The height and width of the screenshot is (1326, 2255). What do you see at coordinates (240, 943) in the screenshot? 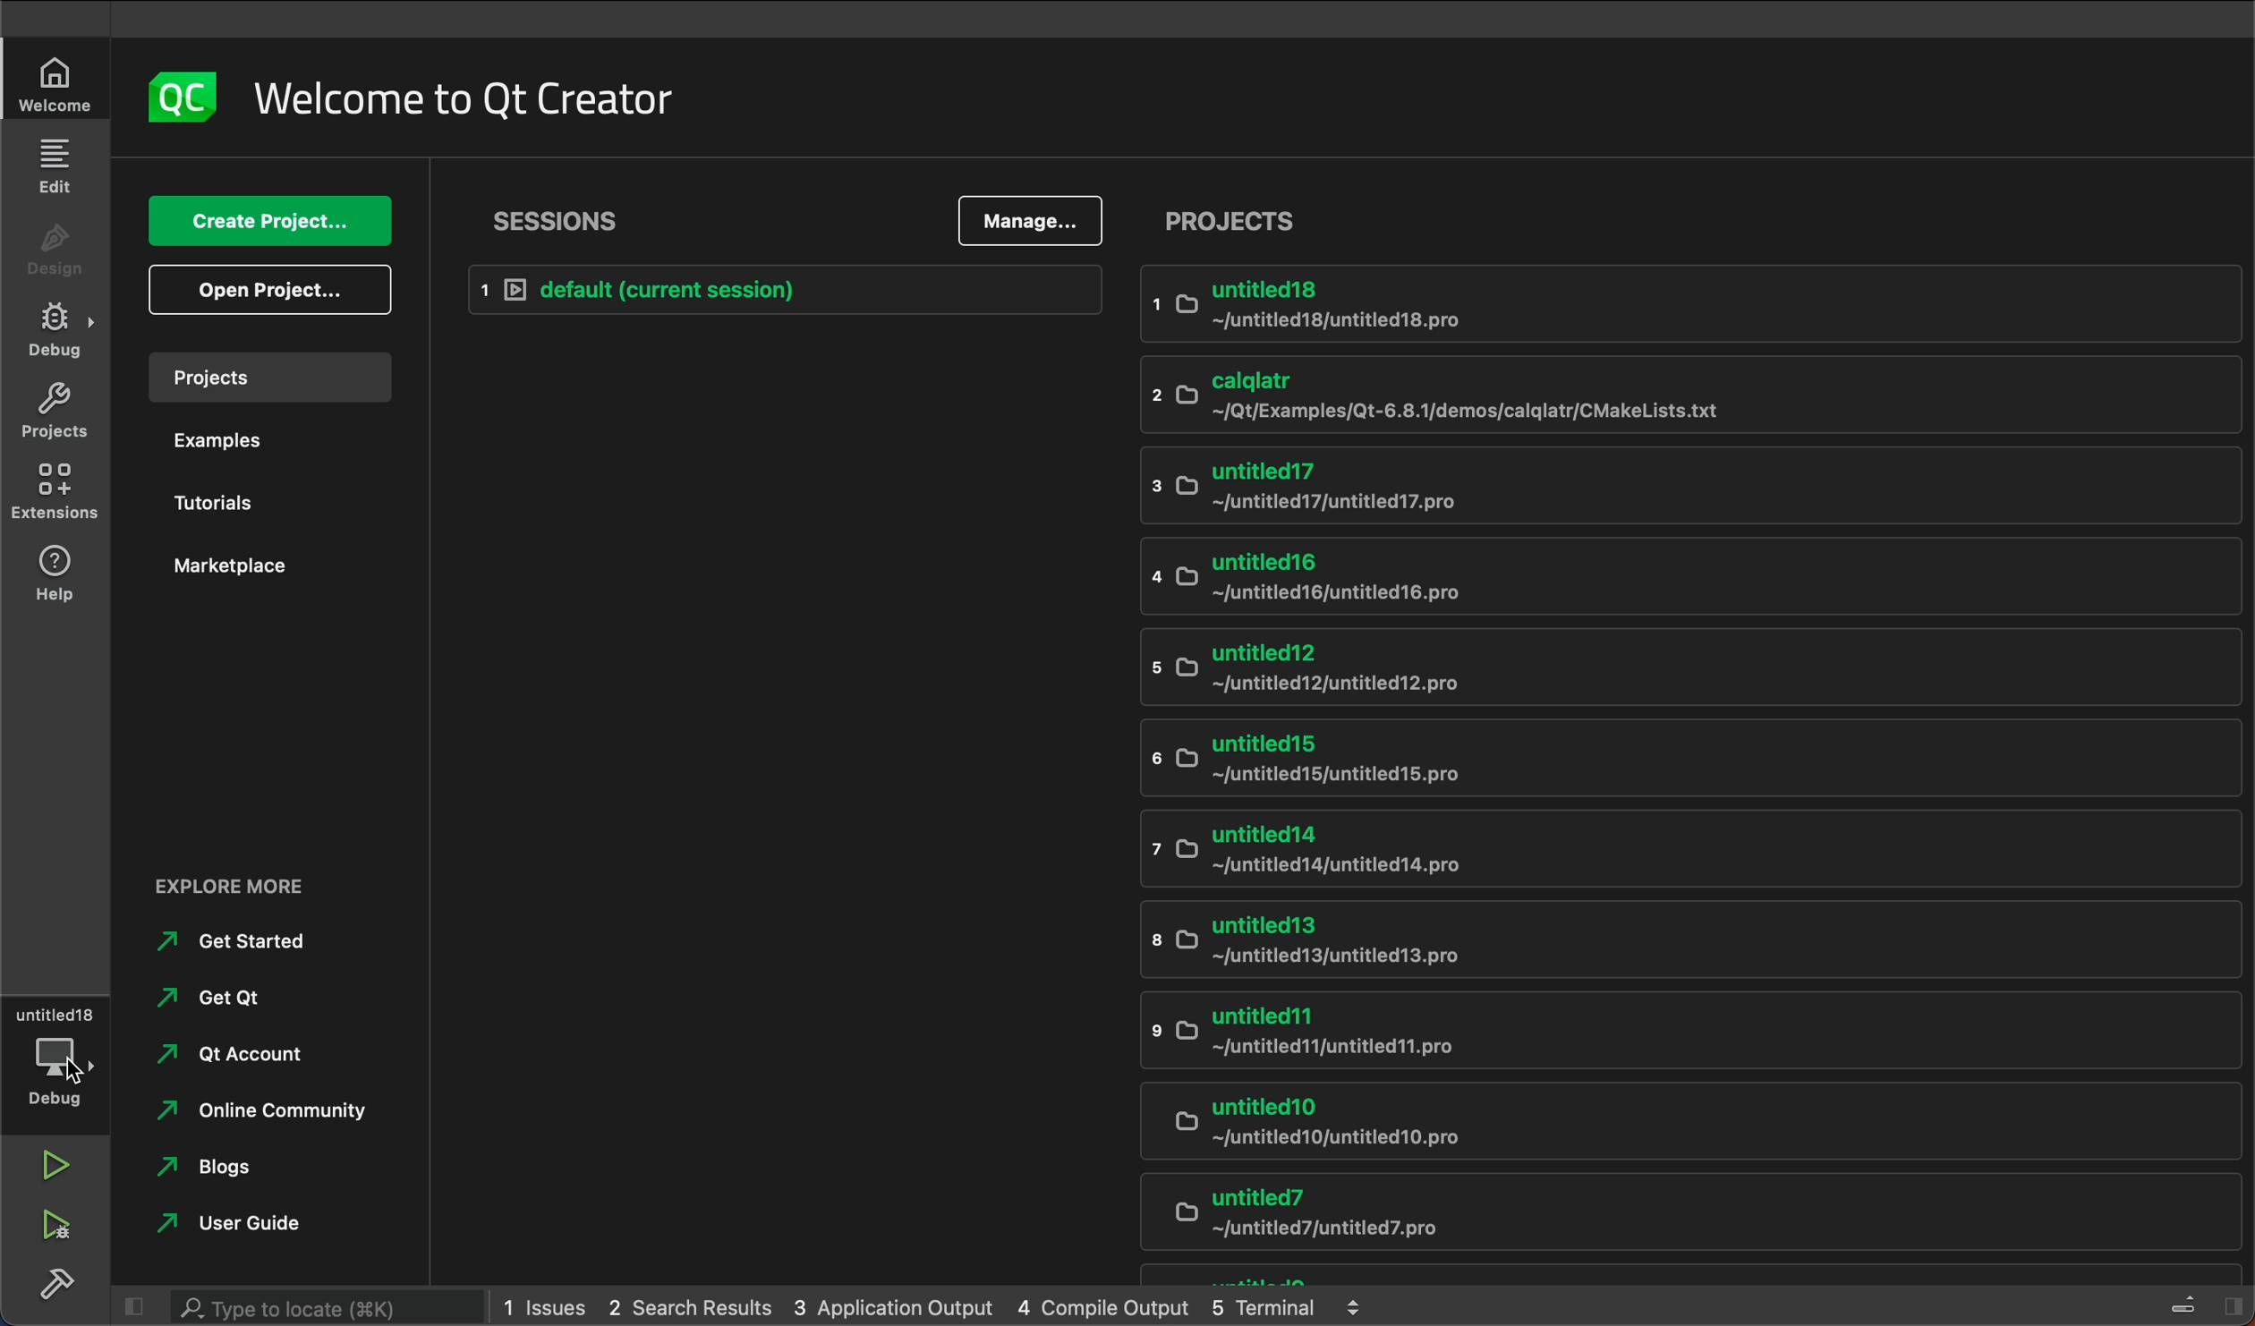
I see `started` at bounding box center [240, 943].